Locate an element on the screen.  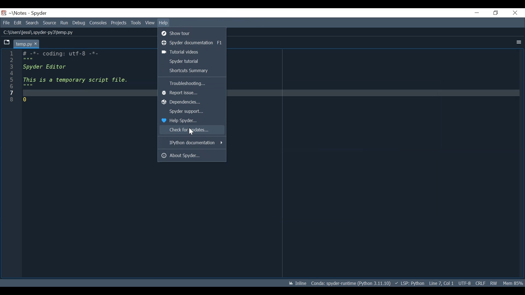
Minimize is located at coordinates (477, 13).